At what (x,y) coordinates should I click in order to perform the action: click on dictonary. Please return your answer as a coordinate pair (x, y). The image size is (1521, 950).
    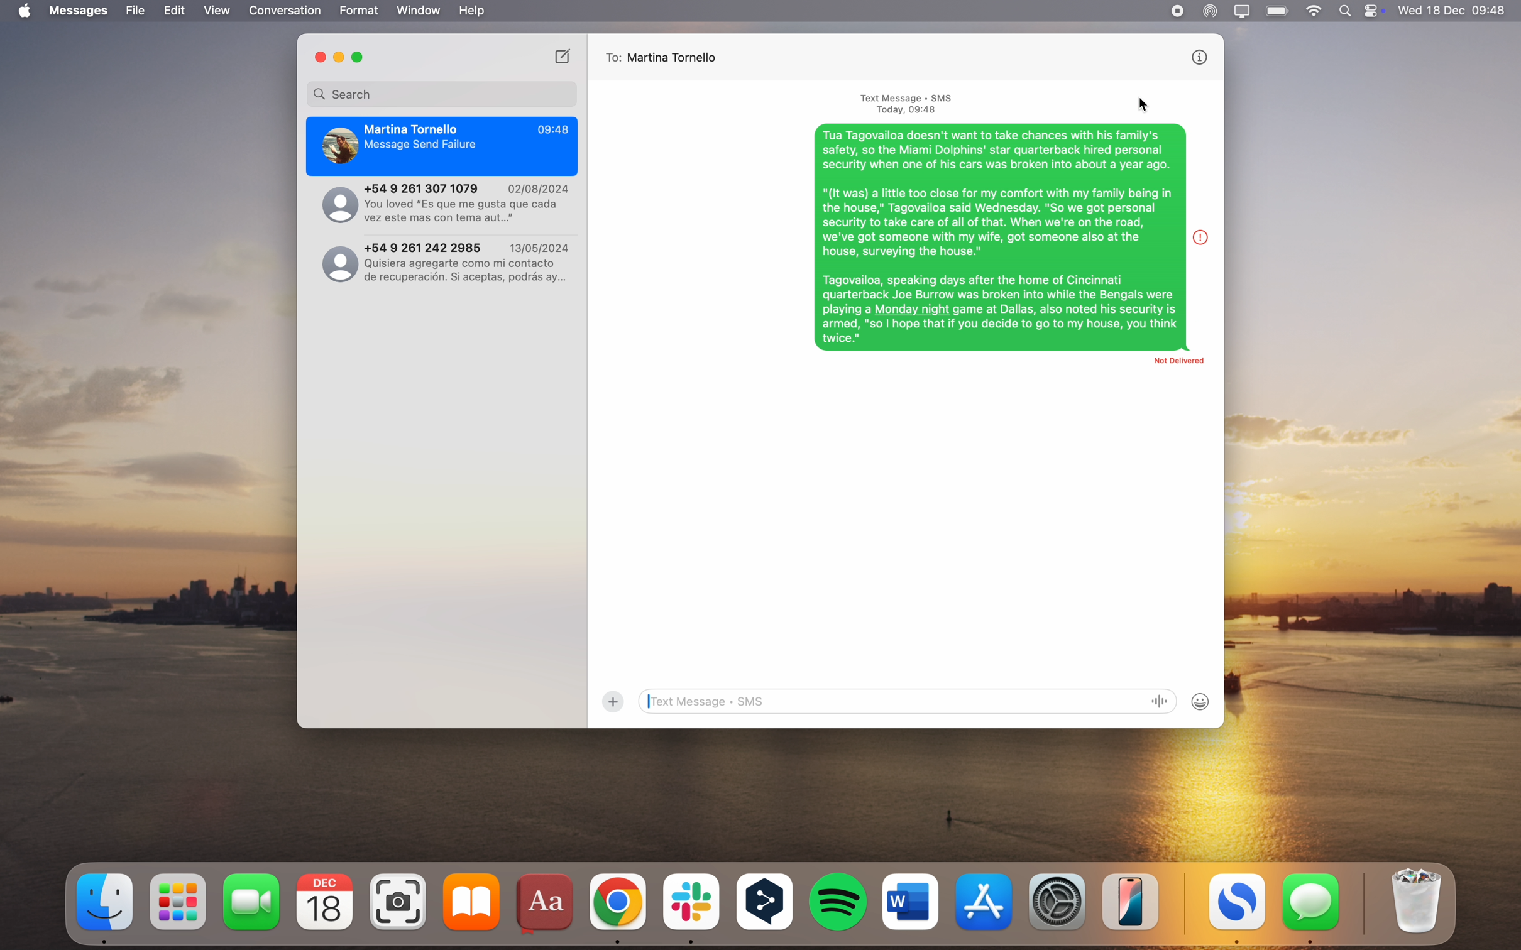
    Looking at the image, I should click on (547, 905).